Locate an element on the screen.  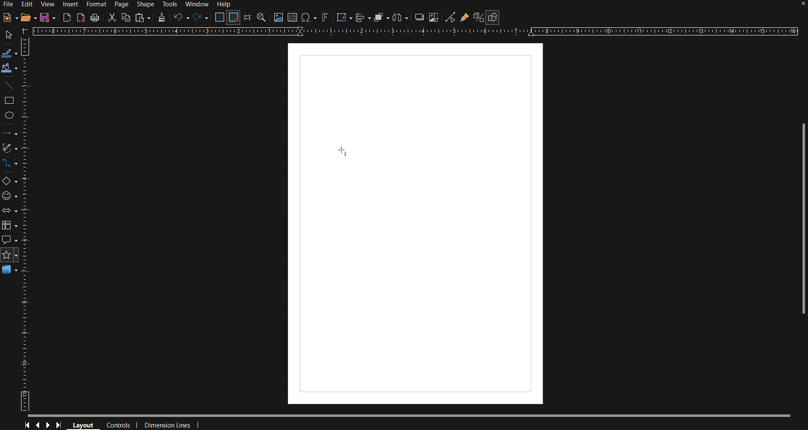
Box Arrows is located at coordinates (11, 211).